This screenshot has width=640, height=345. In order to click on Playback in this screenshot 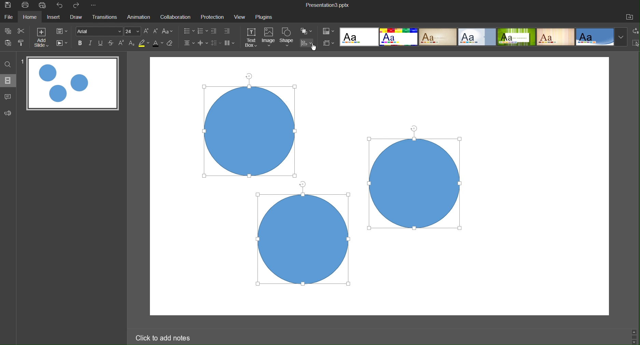, I will do `click(63, 44)`.